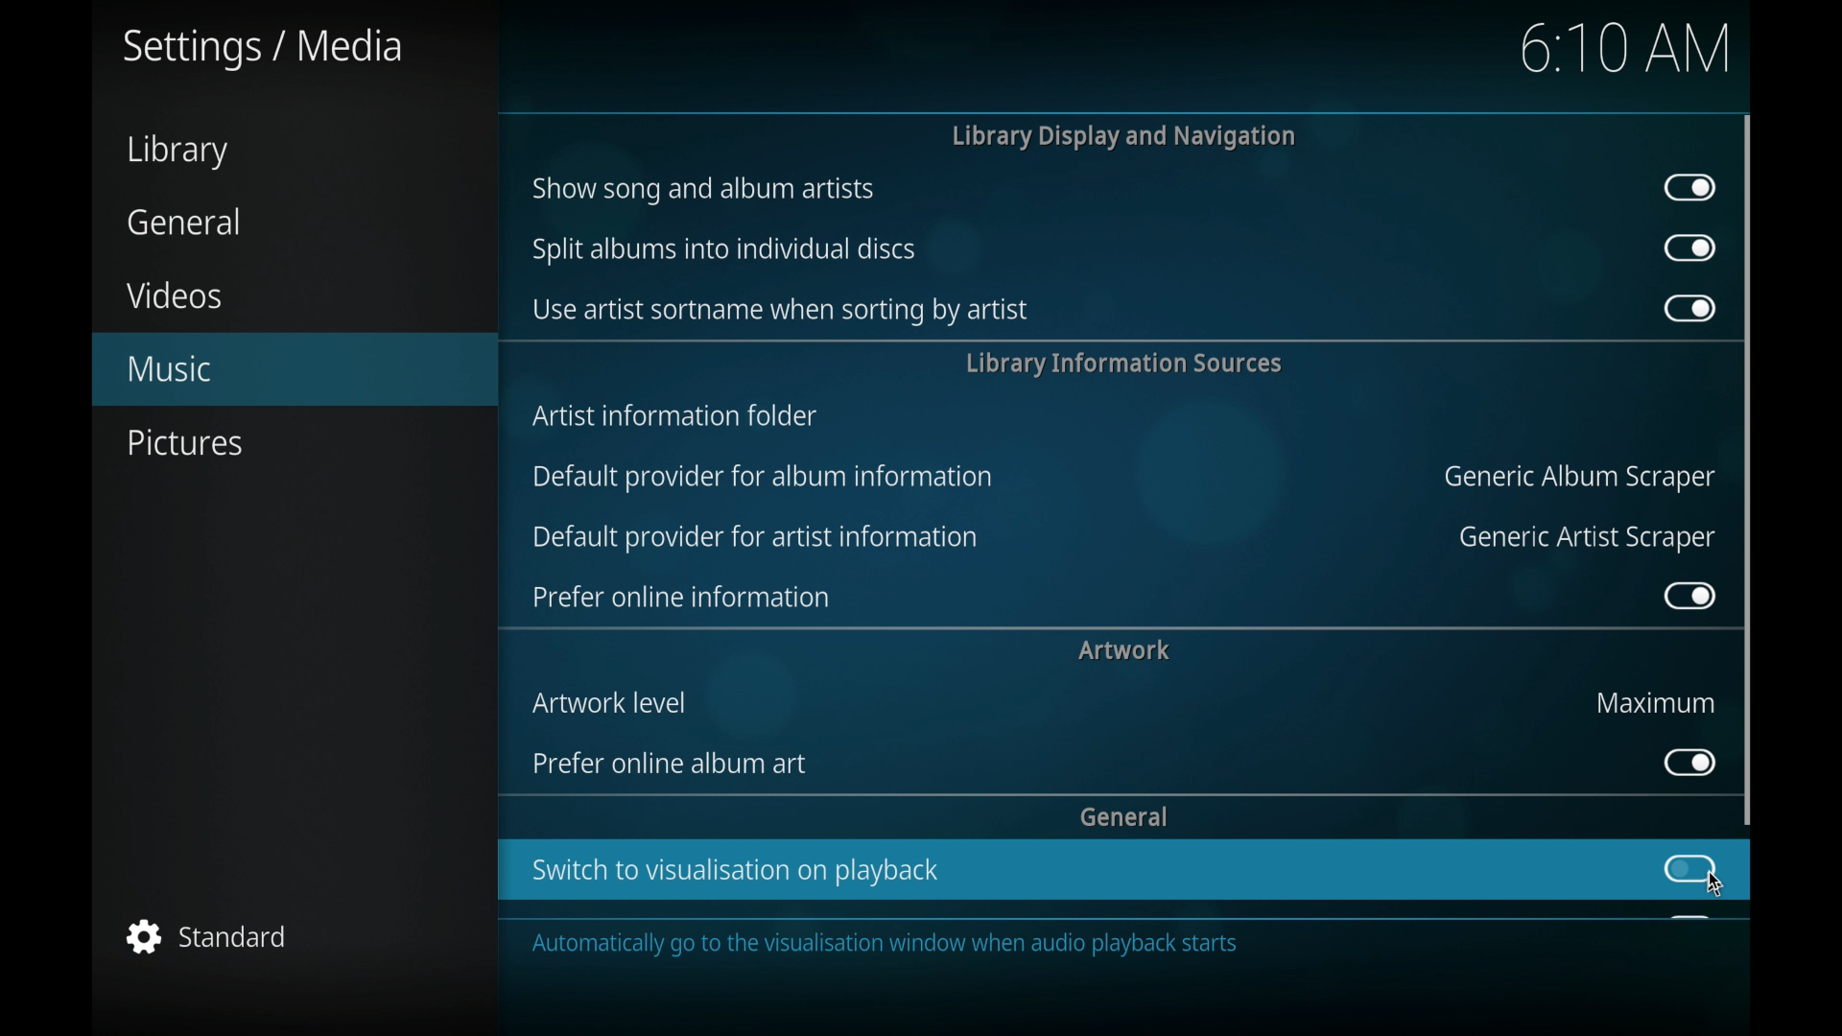  Describe the element at coordinates (1058, 944) in the screenshot. I see `info` at that location.